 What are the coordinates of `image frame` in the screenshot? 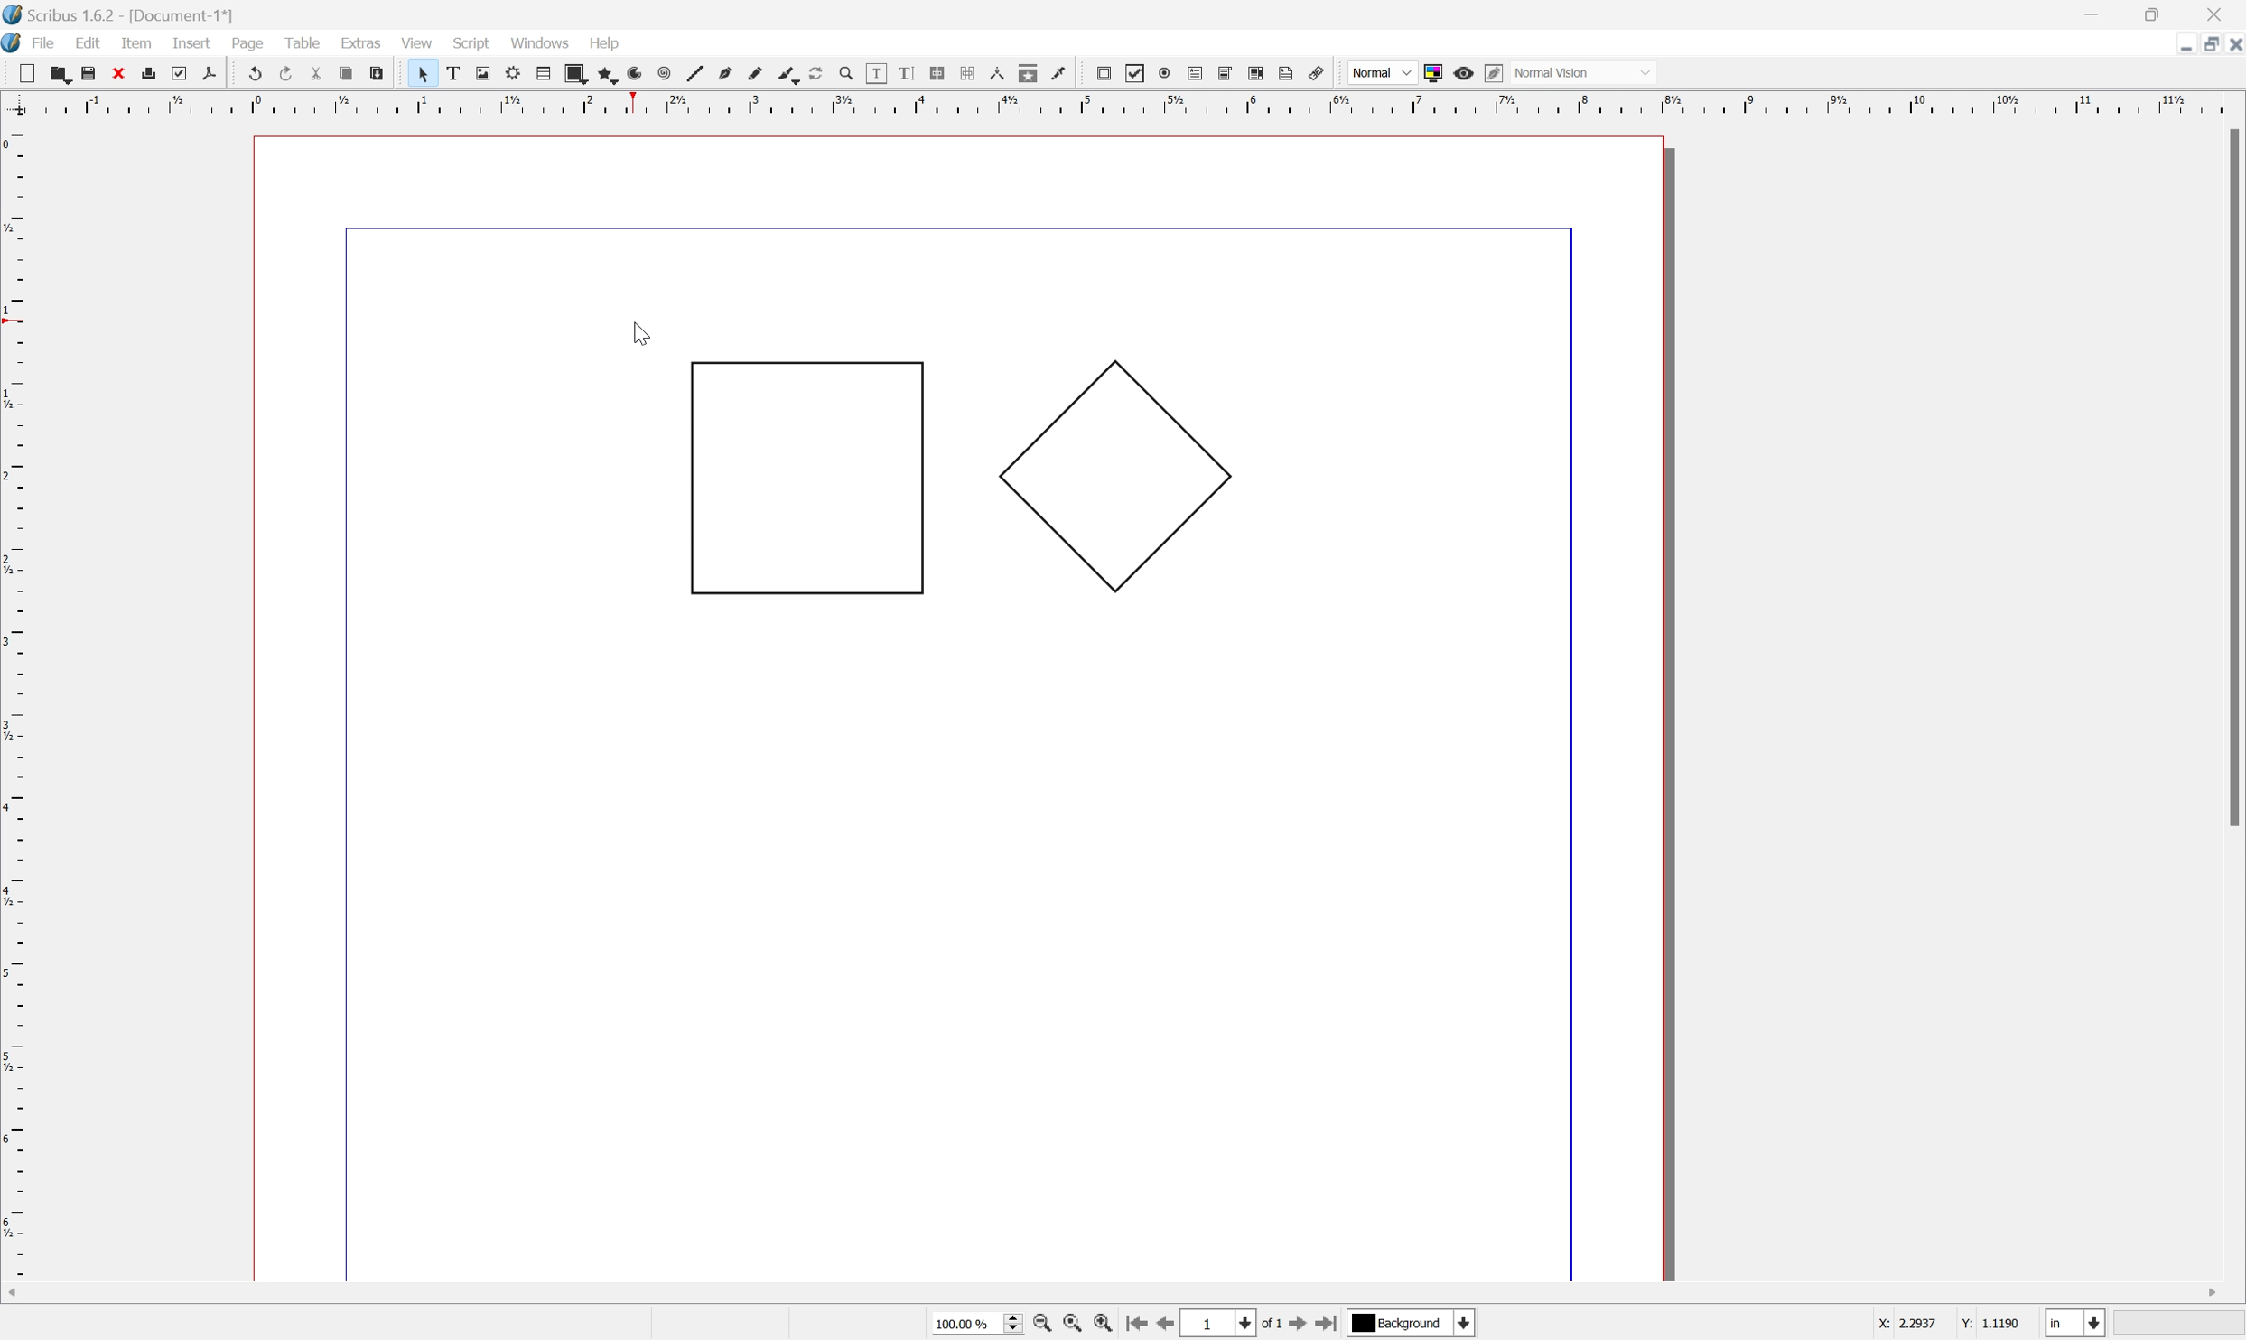 It's located at (475, 74).